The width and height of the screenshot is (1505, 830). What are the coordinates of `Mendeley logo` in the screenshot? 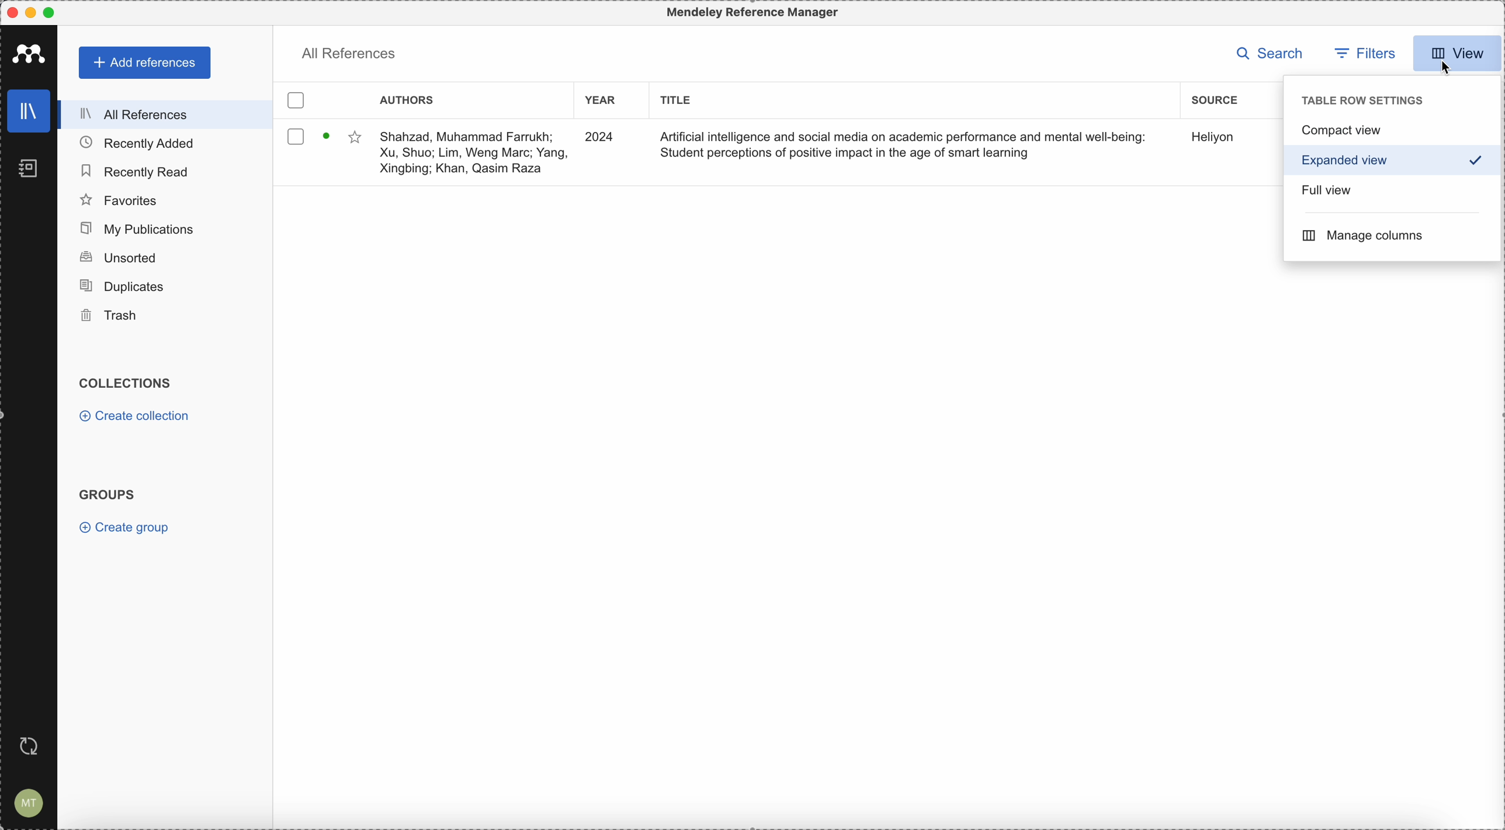 It's located at (29, 53).